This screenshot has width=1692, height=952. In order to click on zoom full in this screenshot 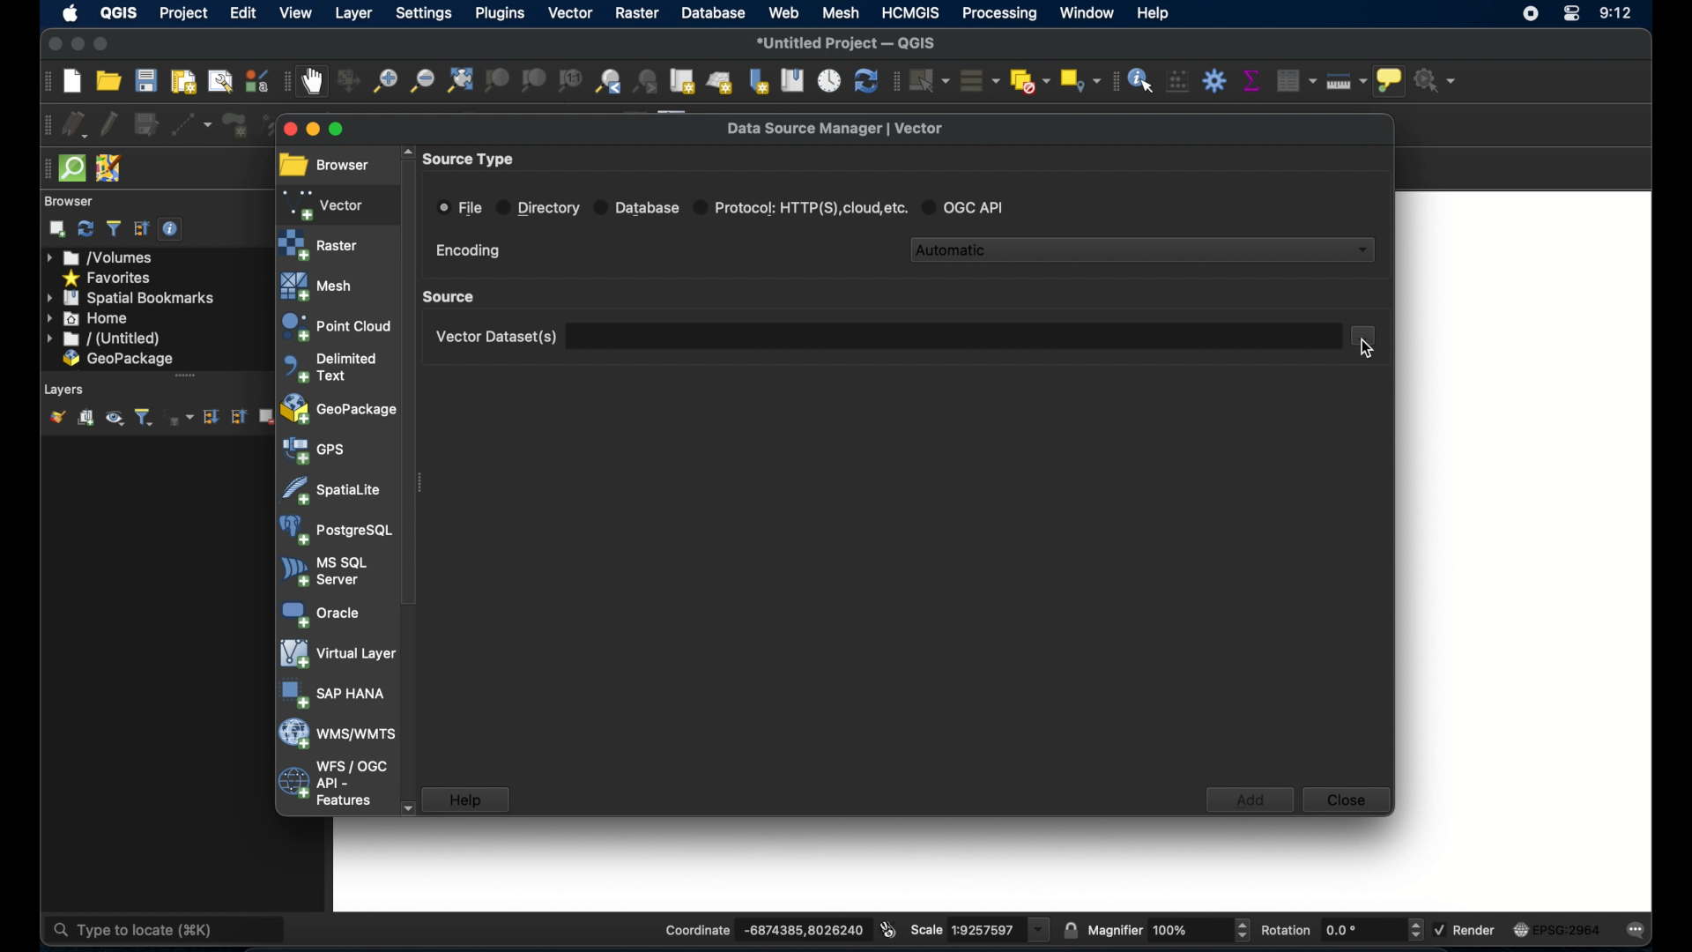, I will do `click(458, 81)`.